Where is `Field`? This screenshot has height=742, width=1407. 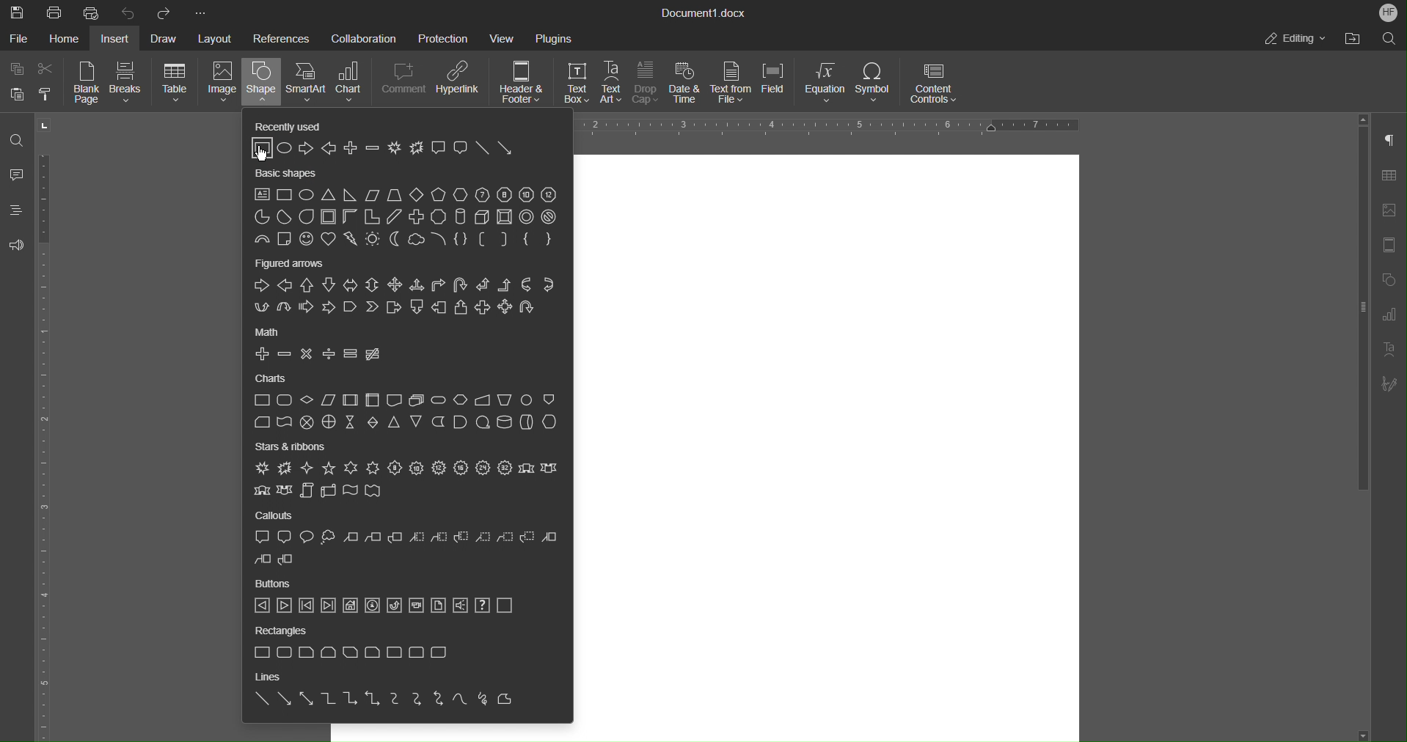
Field is located at coordinates (778, 84).